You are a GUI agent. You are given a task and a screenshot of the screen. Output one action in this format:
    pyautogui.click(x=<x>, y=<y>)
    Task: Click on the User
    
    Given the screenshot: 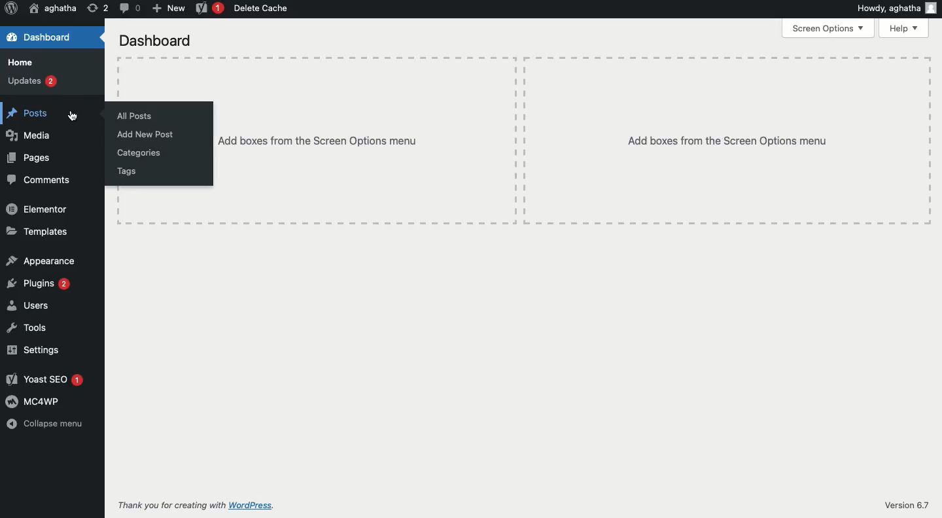 What is the action you would take?
    pyautogui.click(x=52, y=9)
    